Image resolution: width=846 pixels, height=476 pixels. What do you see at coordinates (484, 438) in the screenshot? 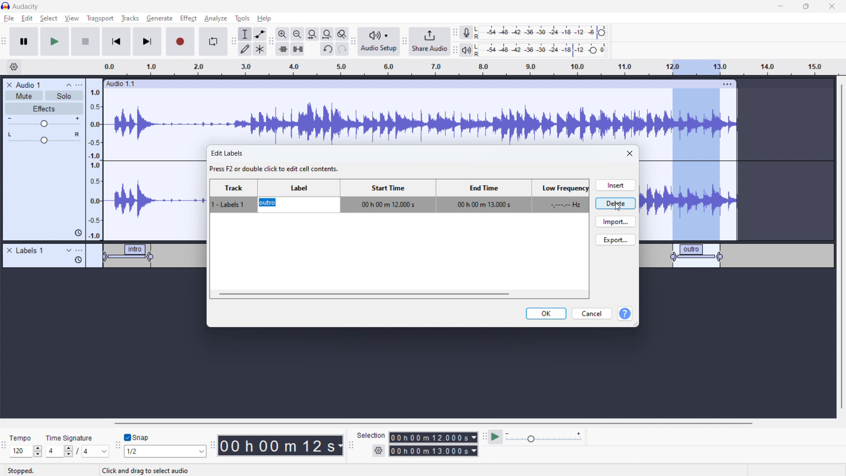
I see `play at speed toolbar` at bounding box center [484, 438].